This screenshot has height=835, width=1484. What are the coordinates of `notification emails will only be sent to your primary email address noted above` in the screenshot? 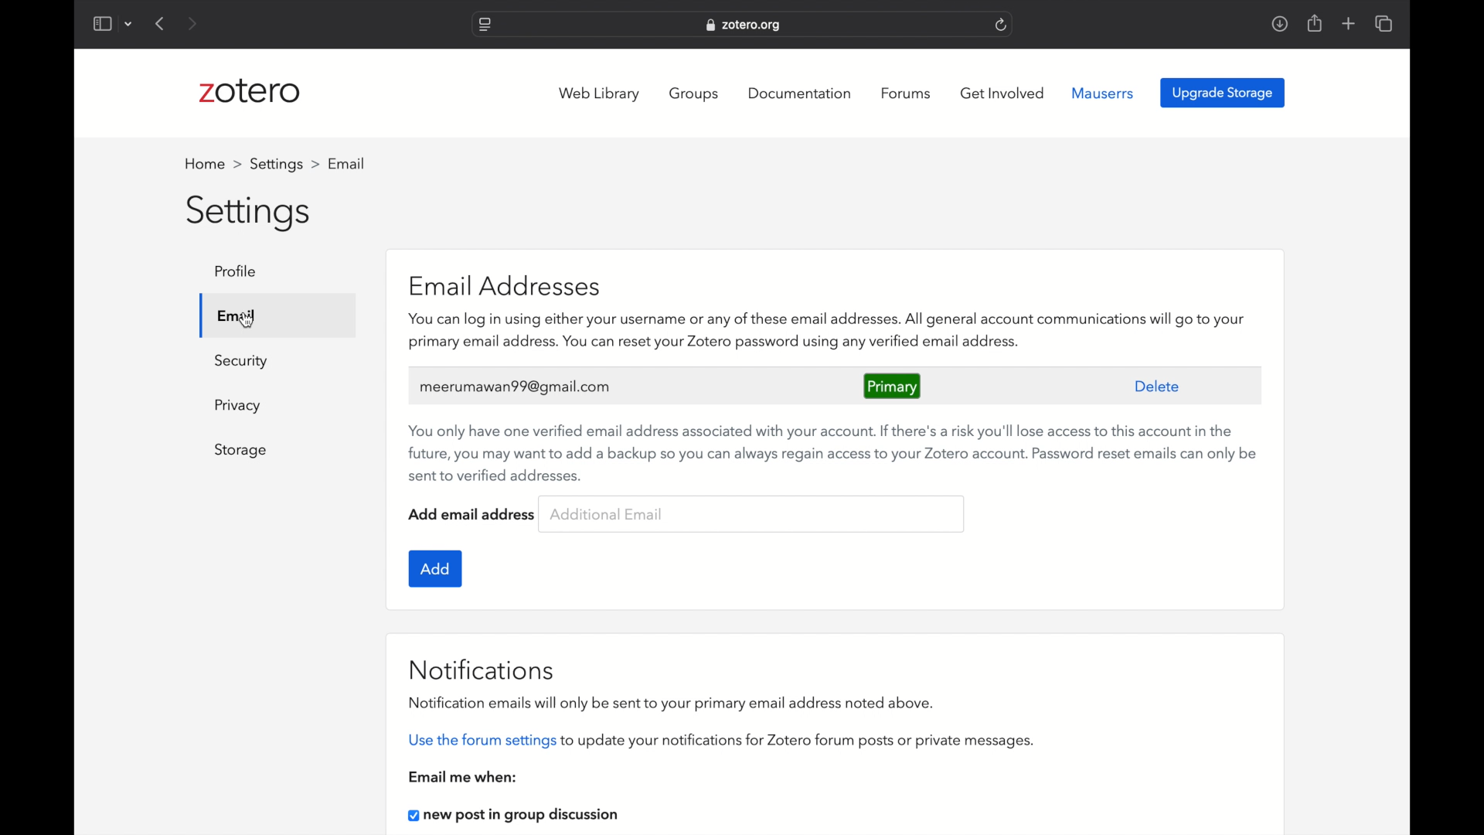 It's located at (672, 704).